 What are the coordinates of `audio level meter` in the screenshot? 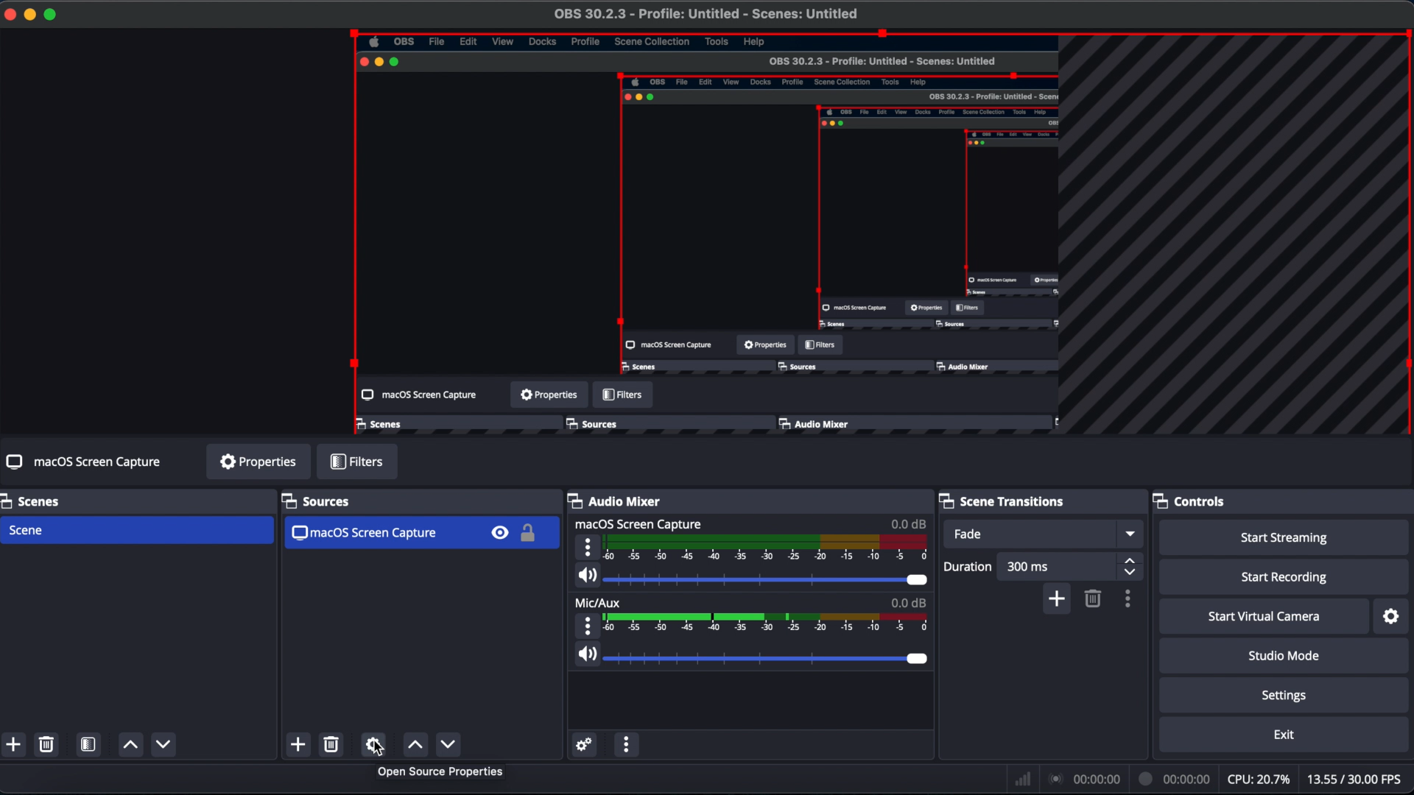 It's located at (768, 549).